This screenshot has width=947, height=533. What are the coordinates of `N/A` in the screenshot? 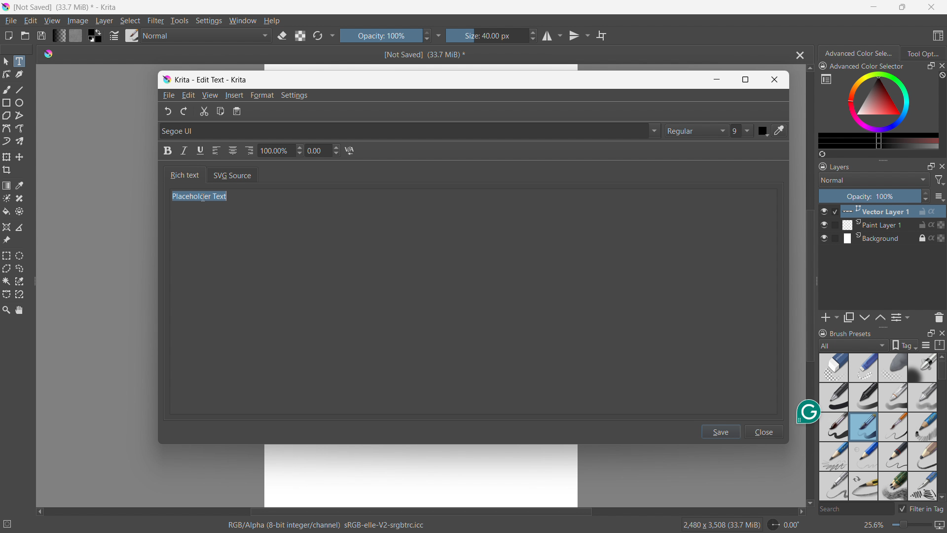 It's located at (352, 151).